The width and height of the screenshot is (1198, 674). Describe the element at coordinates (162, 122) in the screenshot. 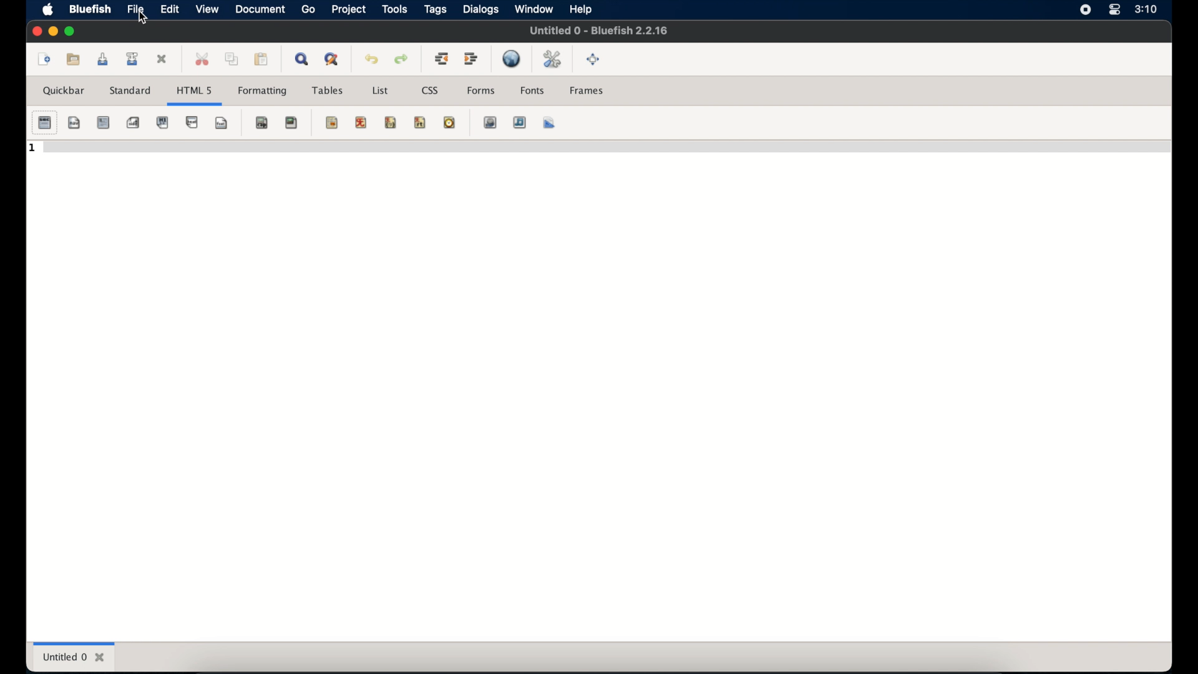

I see `h group` at that location.